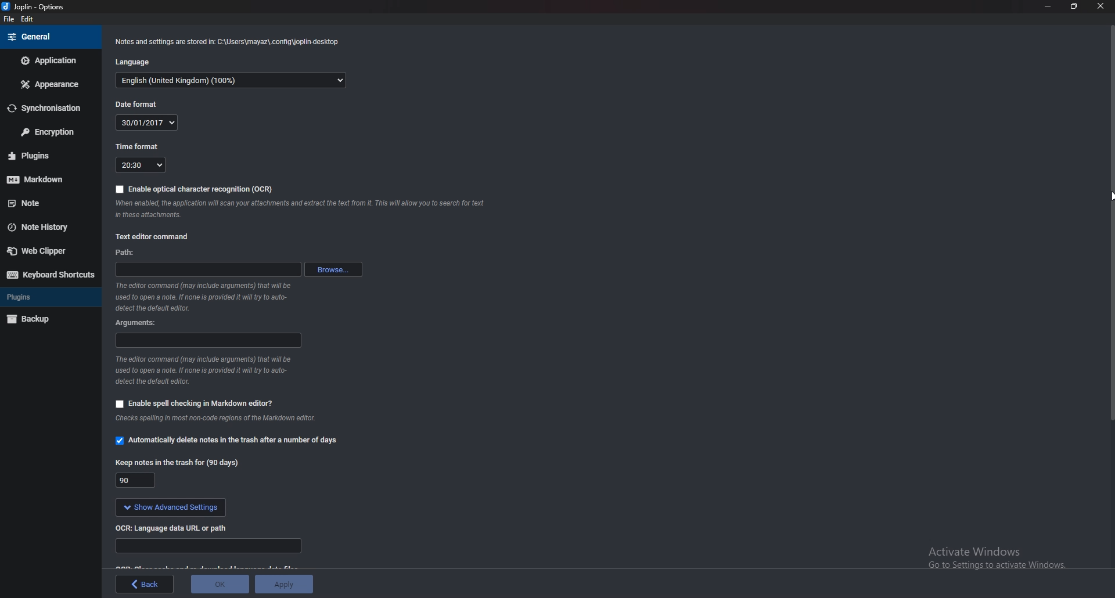 This screenshot has height=598, width=1115. Describe the element at coordinates (49, 83) in the screenshot. I see `Appearance` at that location.